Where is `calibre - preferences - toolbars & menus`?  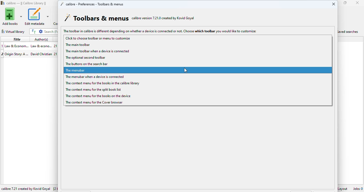 calibre - preferences - toolbars & menus is located at coordinates (92, 4).